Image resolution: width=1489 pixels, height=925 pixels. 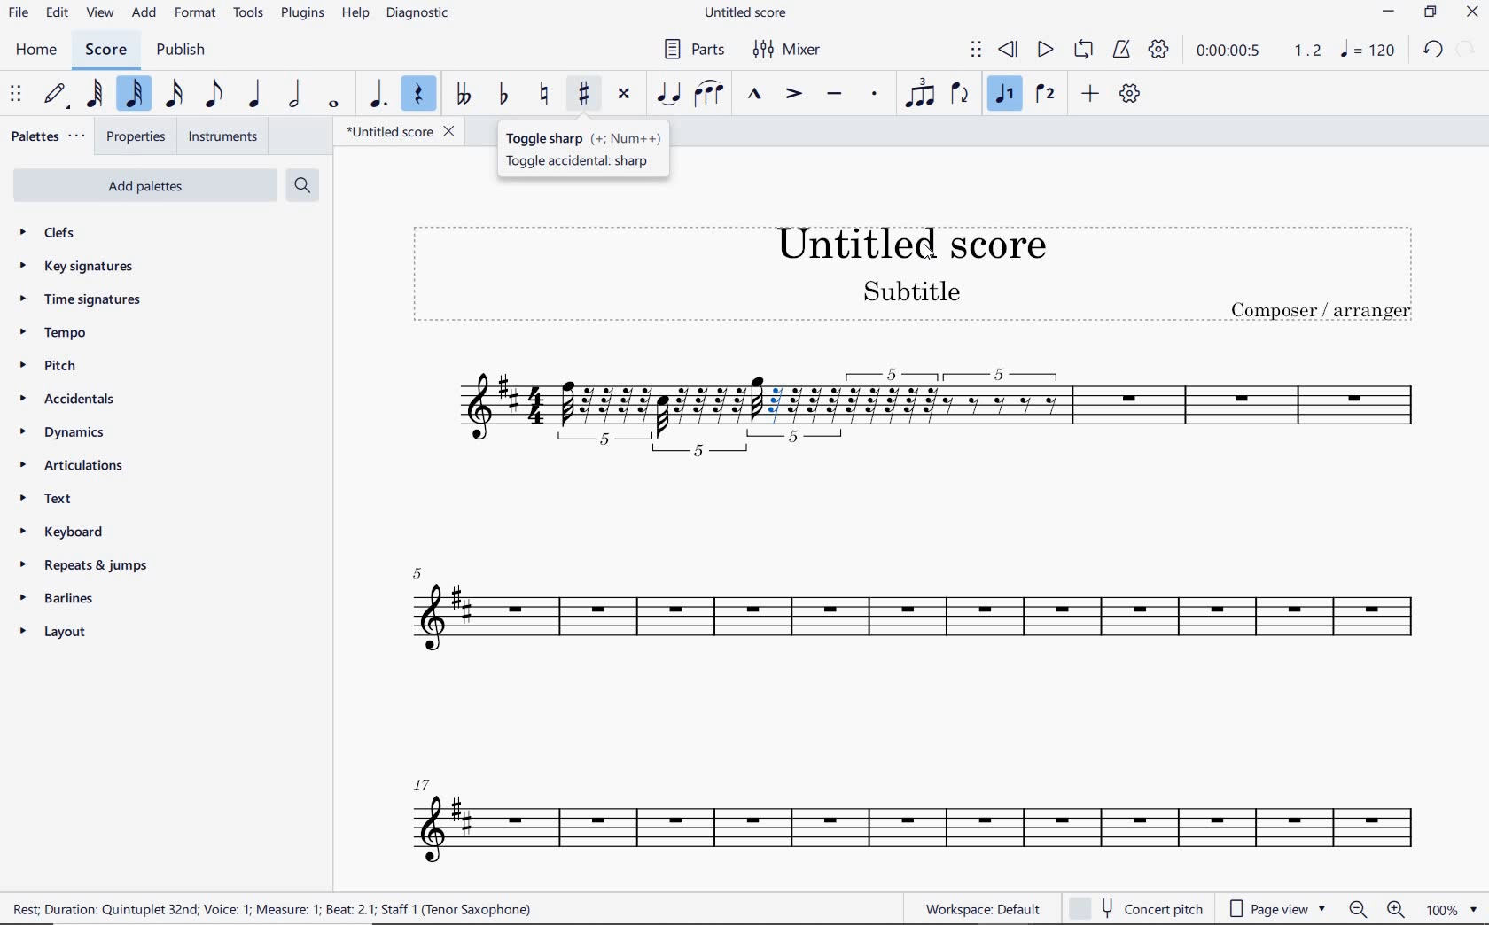 What do you see at coordinates (585, 151) in the screenshot?
I see `toggle sharp` at bounding box center [585, 151].